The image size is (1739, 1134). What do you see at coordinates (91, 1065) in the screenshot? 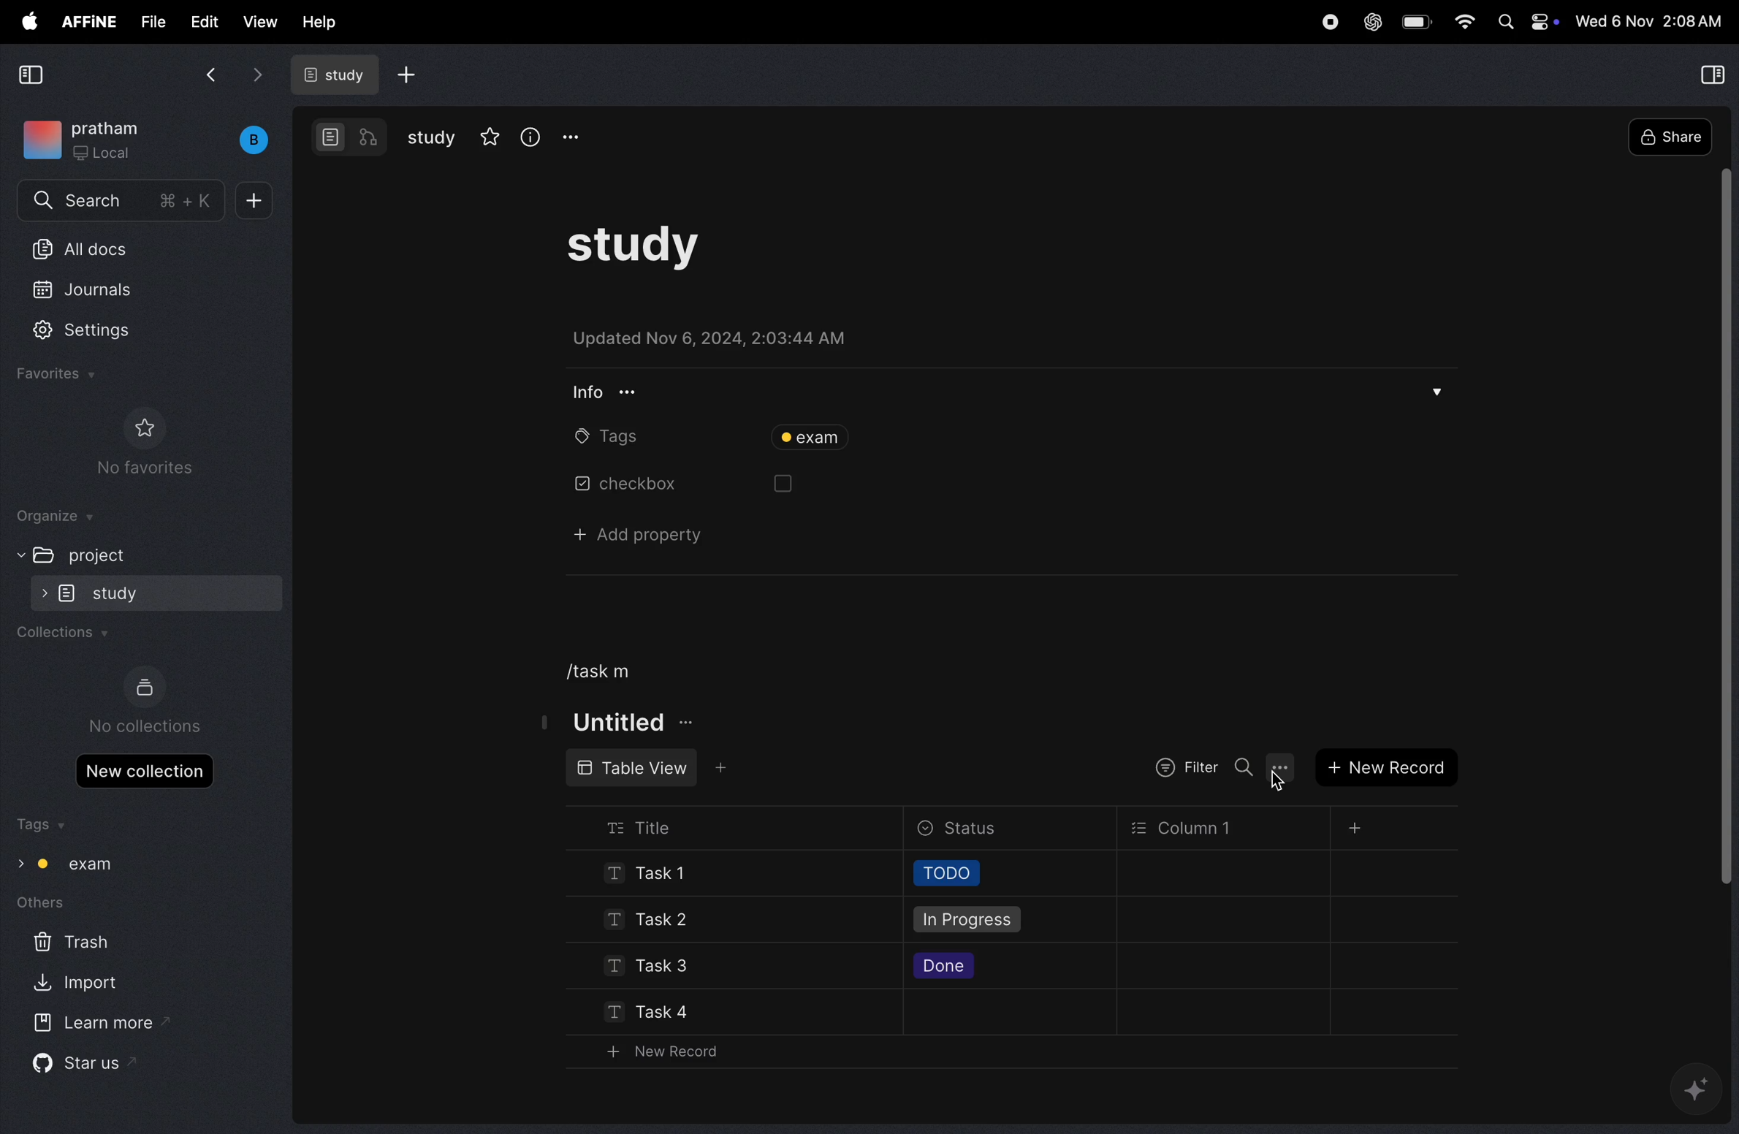
I see `star us` at bounding box center [91, 1065].